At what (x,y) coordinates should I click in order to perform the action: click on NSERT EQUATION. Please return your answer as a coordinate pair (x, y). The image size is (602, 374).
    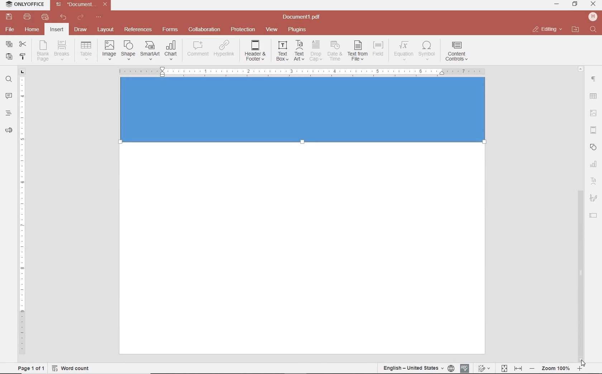
    Looking at the image, I should click on (403, 50).